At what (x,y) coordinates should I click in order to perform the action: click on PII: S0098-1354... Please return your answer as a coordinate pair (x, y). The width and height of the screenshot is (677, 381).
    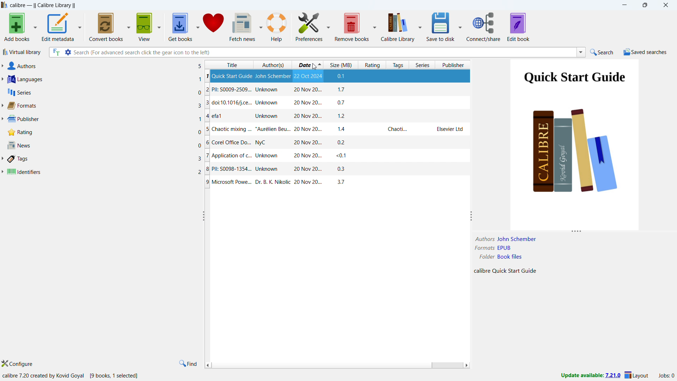
    Looking at the image, I should click on (228, 130).